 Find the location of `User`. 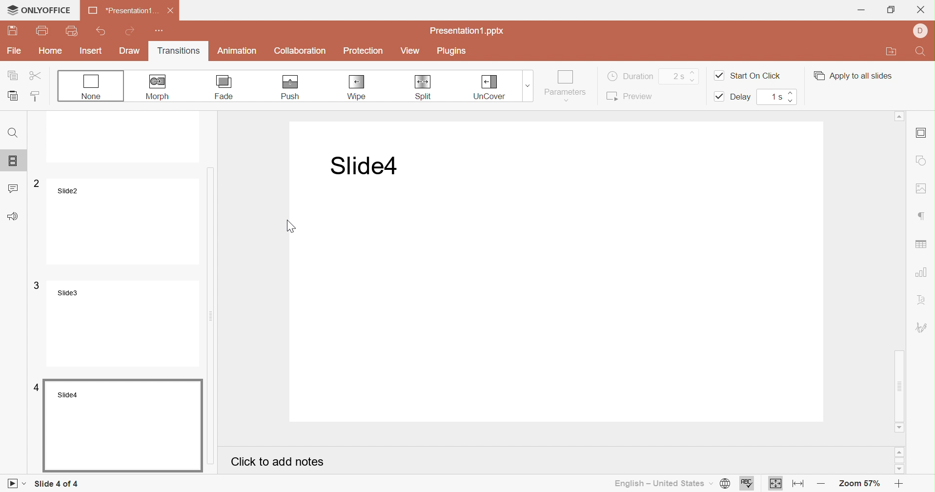

User is located at coordinates (922, 30).